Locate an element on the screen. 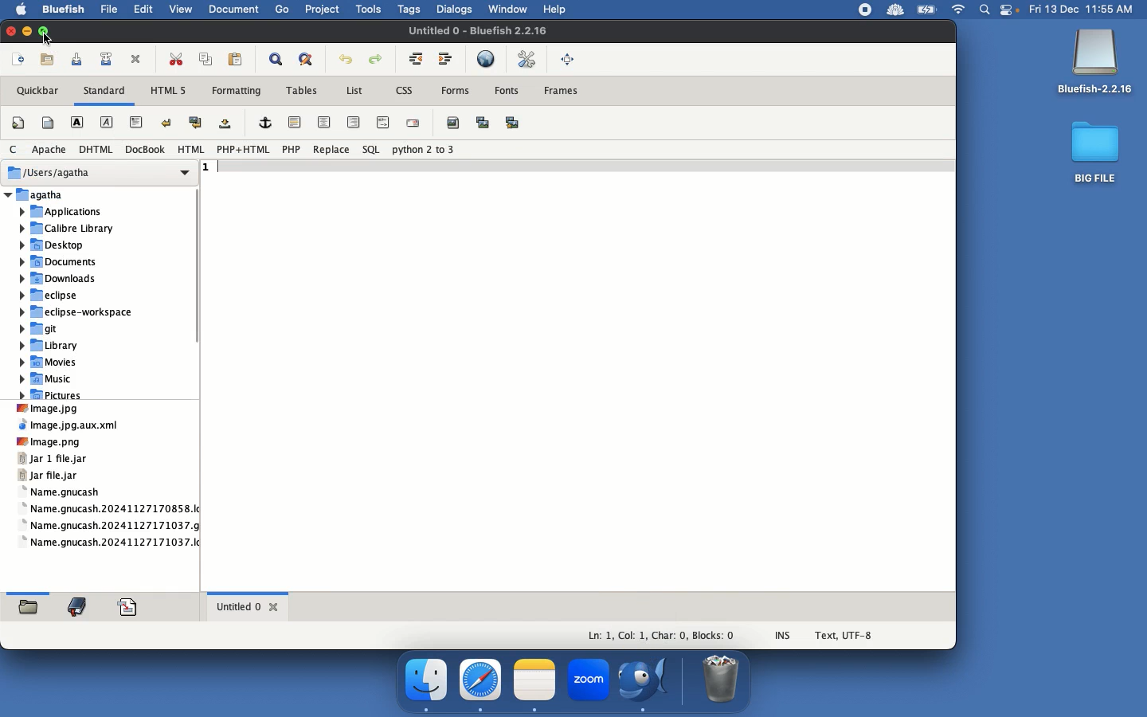 This screenshot has height=717, width=1147. Bluefish is located at coordinates (648, 682).